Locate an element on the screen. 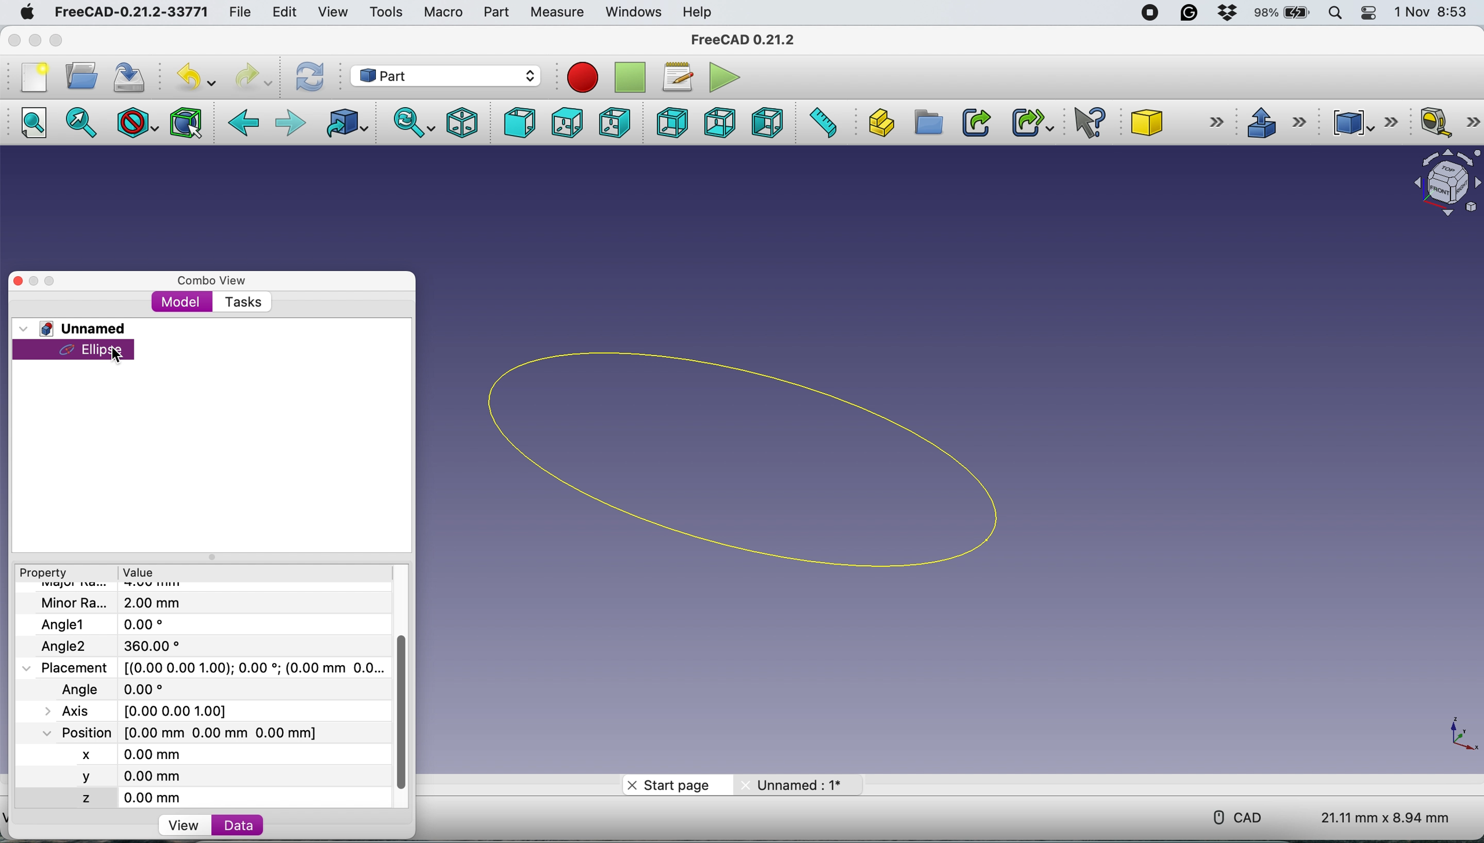 This screenshot has height=843, width=1484. grammarly is located at coordinates (1190, 12).